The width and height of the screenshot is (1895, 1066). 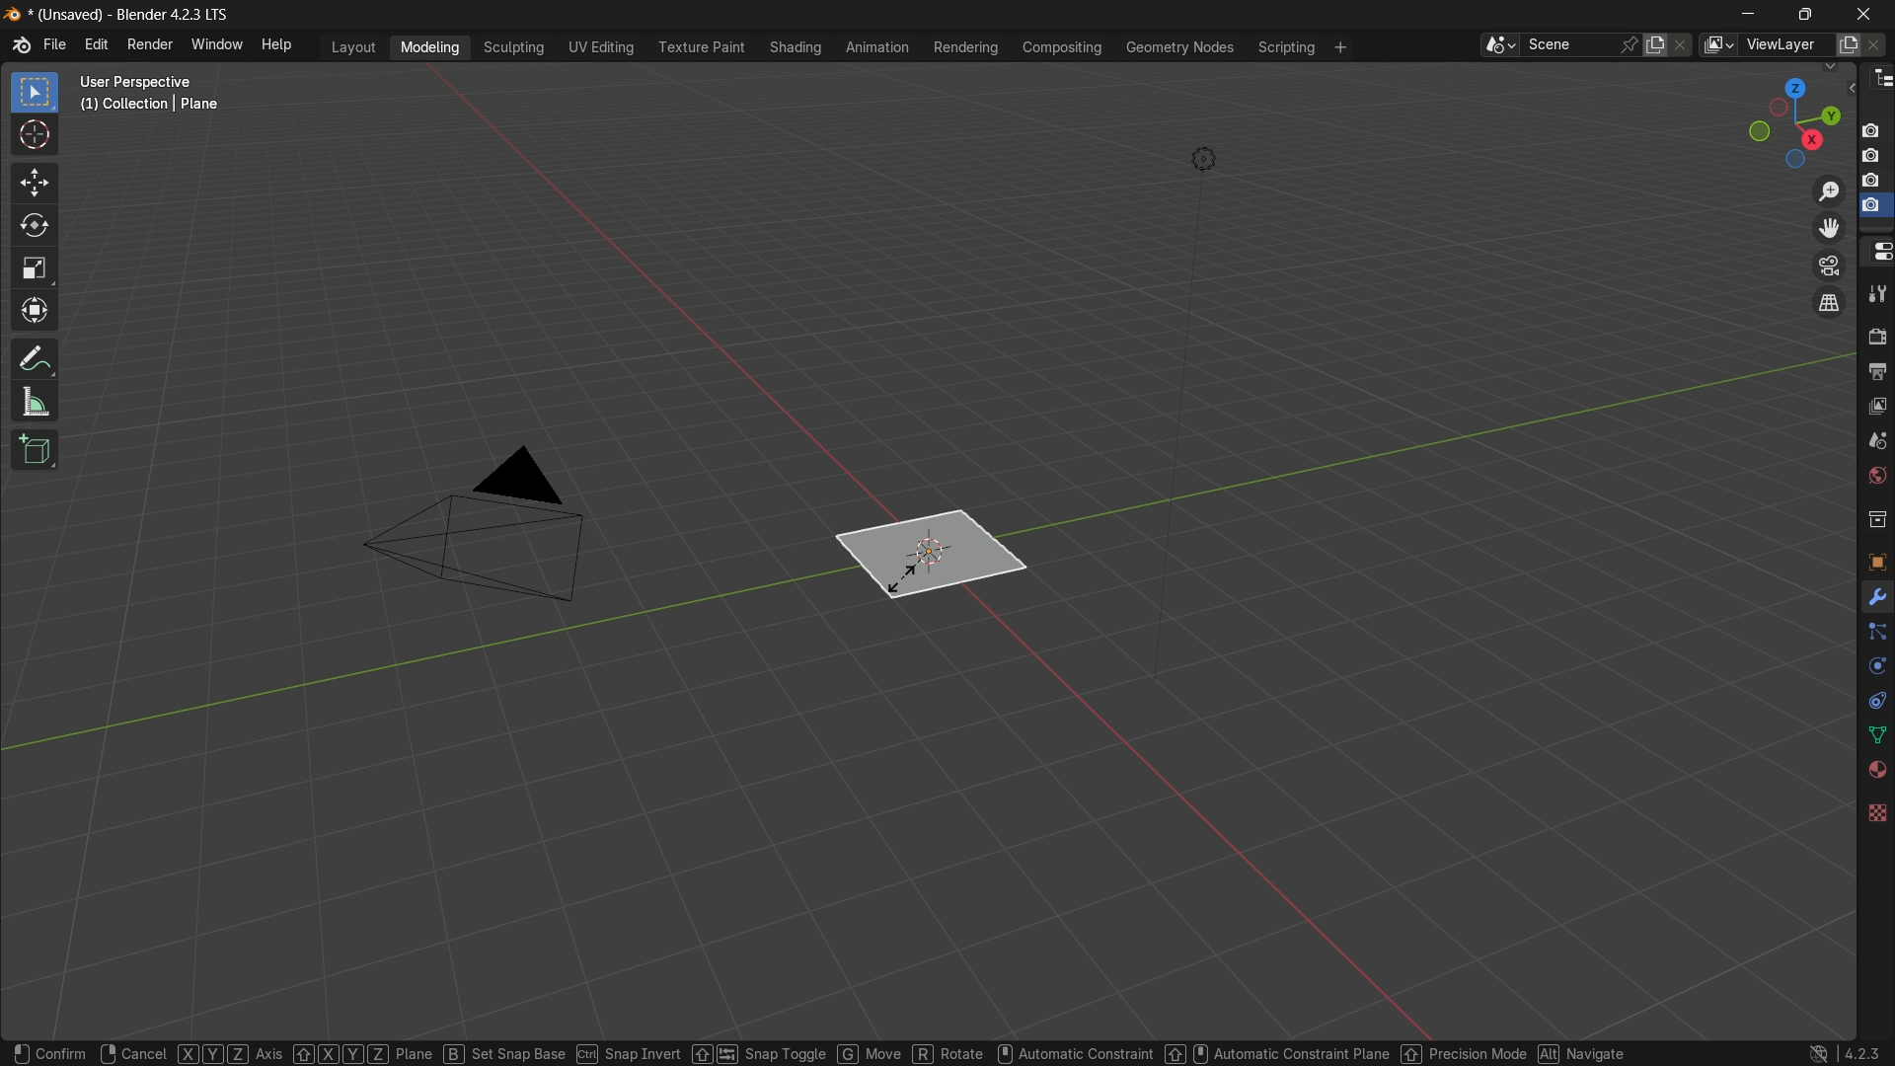 I want to click on texture, so click(x=1875, y=811).